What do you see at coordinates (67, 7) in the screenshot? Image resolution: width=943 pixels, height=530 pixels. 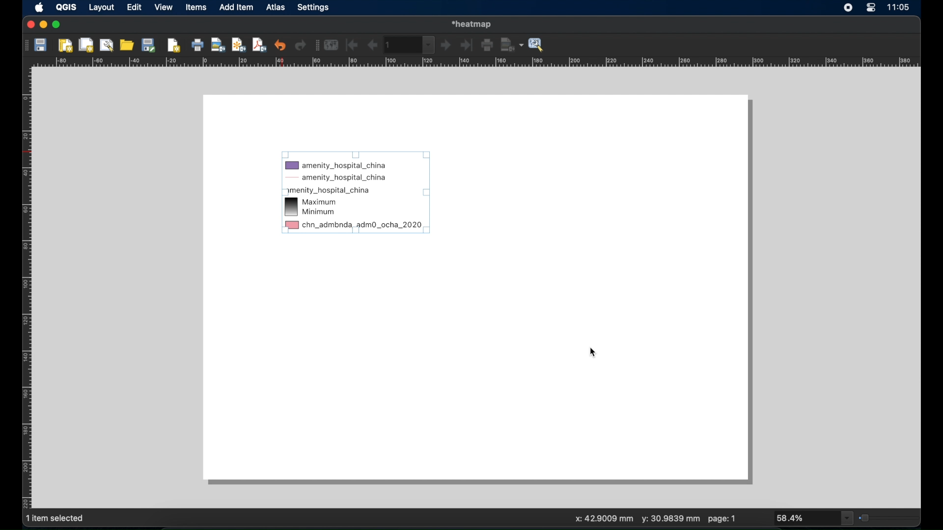 I see `QGIS` at bounding box center [67, 7].